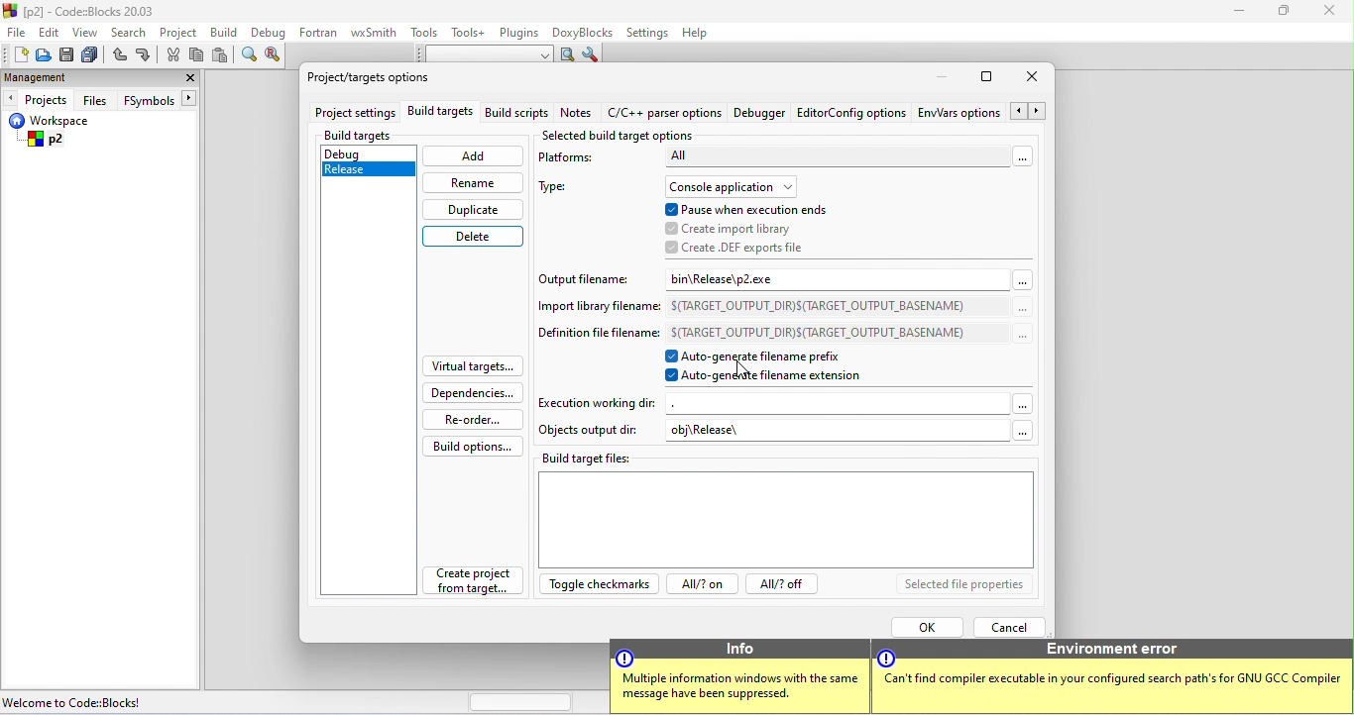 The height and width of the screenshot is (715, 1354). What do you see at coordinates (774, 378) in the screenshot?
I see `auto generate filename extension` at bounding box center [774, 378].